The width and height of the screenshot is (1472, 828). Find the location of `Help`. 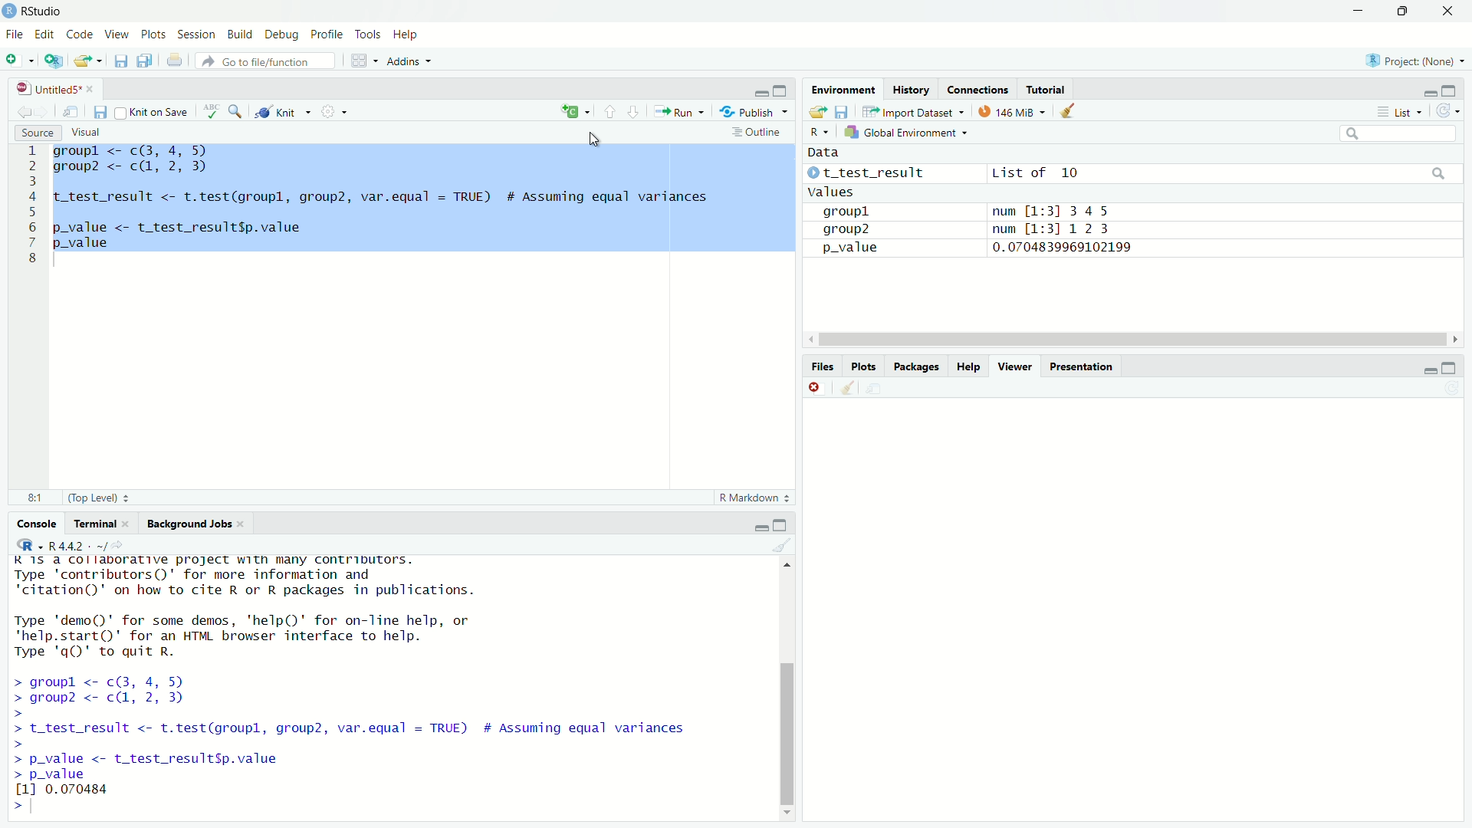

Help is located at coordinates (407, 33).